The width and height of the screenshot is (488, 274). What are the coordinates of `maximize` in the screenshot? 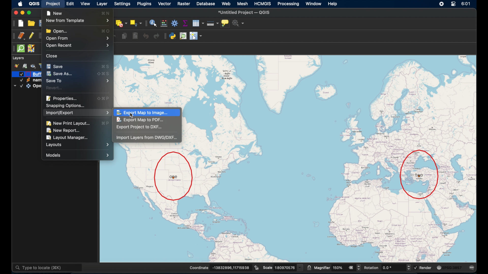 It's located at (30, 13).